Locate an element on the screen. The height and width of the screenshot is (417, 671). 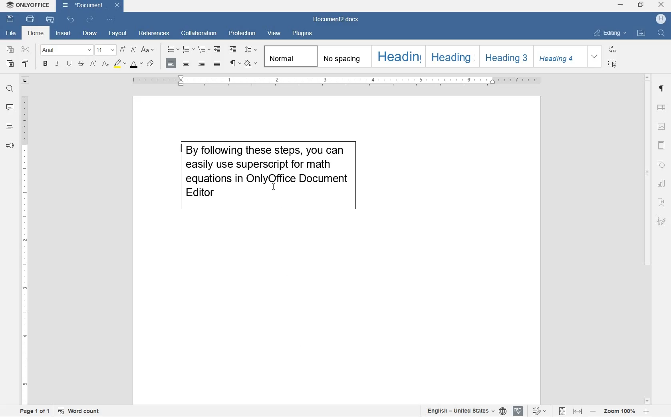
increment font size is located at coordinates (122, 50).